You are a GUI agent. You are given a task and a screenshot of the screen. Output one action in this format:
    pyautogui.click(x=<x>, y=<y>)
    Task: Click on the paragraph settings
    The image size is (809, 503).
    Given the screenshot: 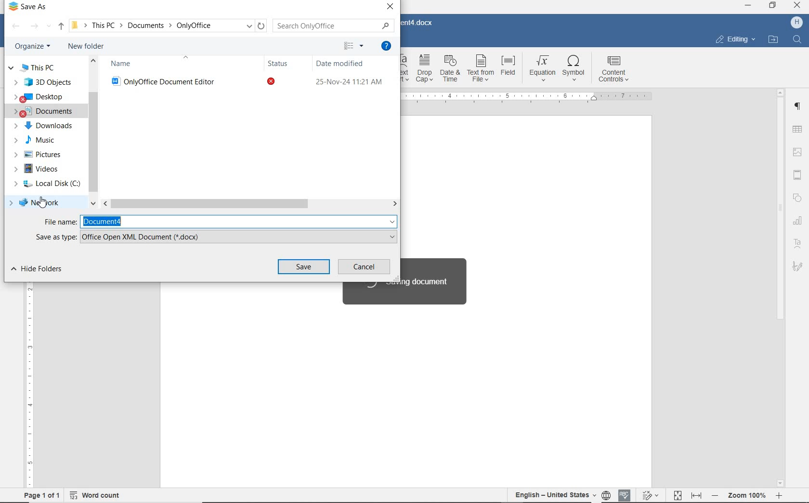 What is the action you would take?
    pyautogui.click(x=798, y=106)
    